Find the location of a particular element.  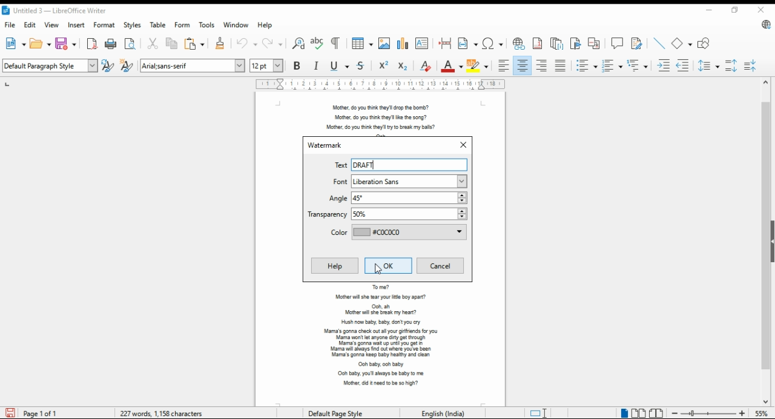

select paragraph style is located at coordinates (51, 65).